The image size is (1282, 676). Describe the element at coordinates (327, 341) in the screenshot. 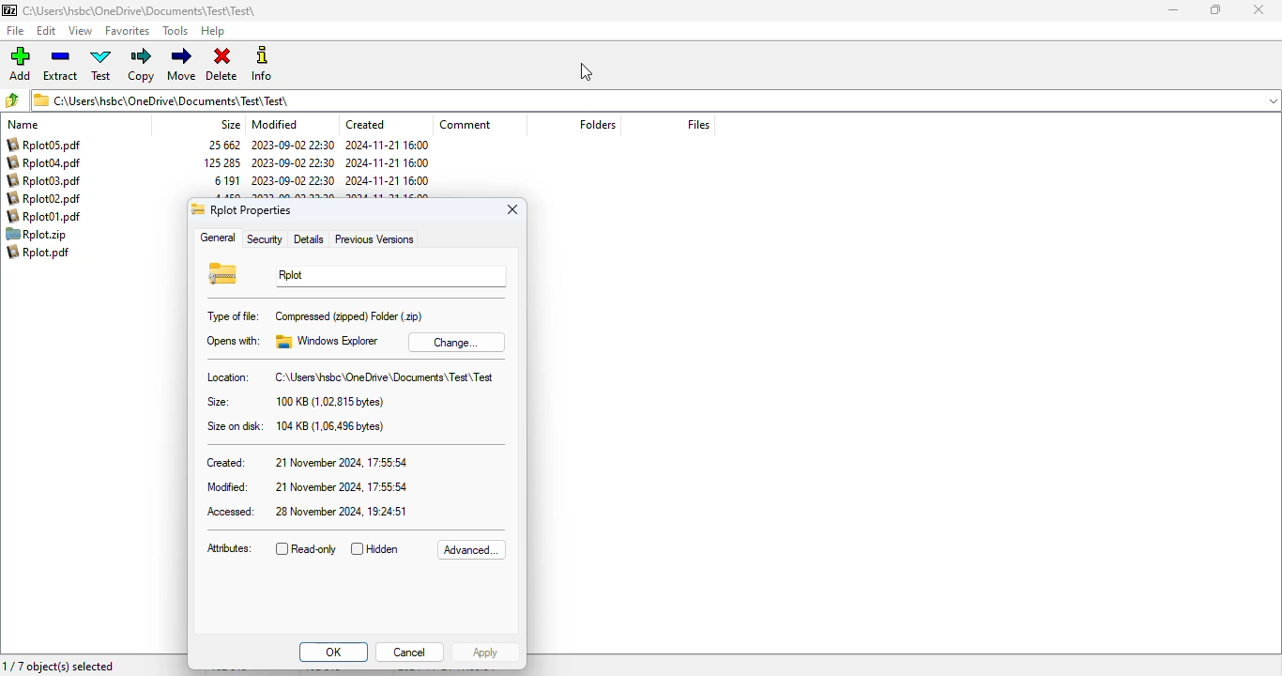

I see `windows explorer` at that location.